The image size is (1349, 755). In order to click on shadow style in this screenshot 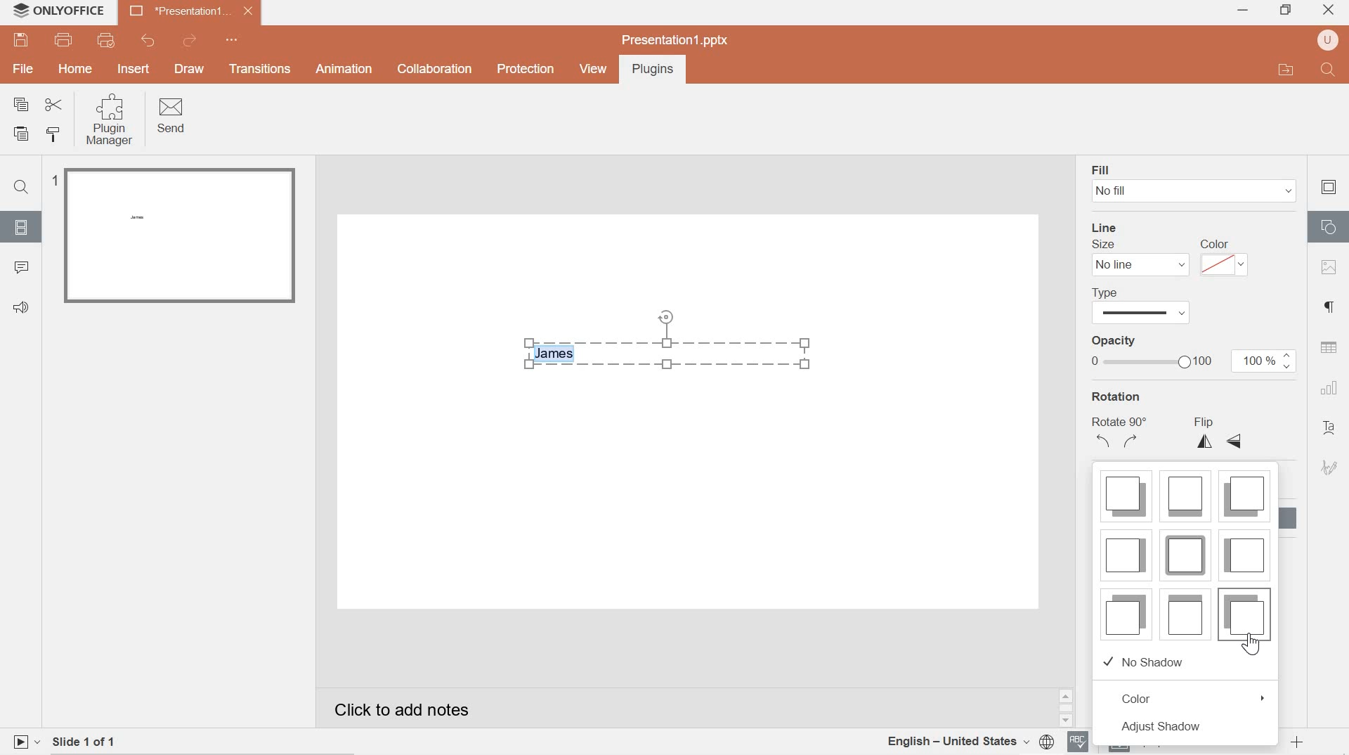, I will do `click(1186, 614)`.